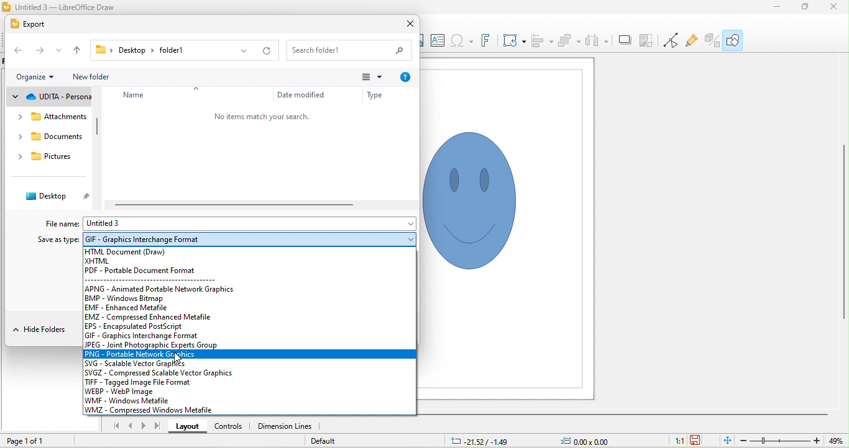  Describe the element at coordinates (55, 156) in the screenshot. I see `pictures` at that location.